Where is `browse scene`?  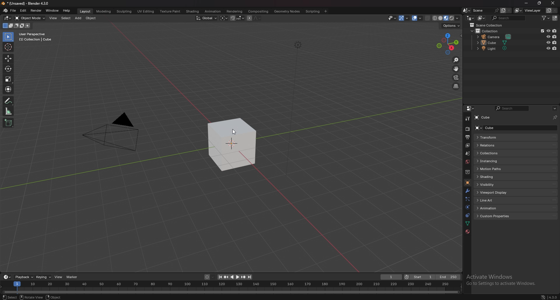
browse scene is located at coordinates (467, 10).